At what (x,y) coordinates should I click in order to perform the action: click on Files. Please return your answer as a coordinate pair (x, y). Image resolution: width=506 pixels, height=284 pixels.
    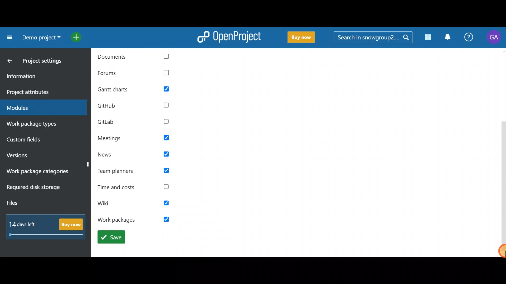
    Looking at the image, I should click on (27, 204).